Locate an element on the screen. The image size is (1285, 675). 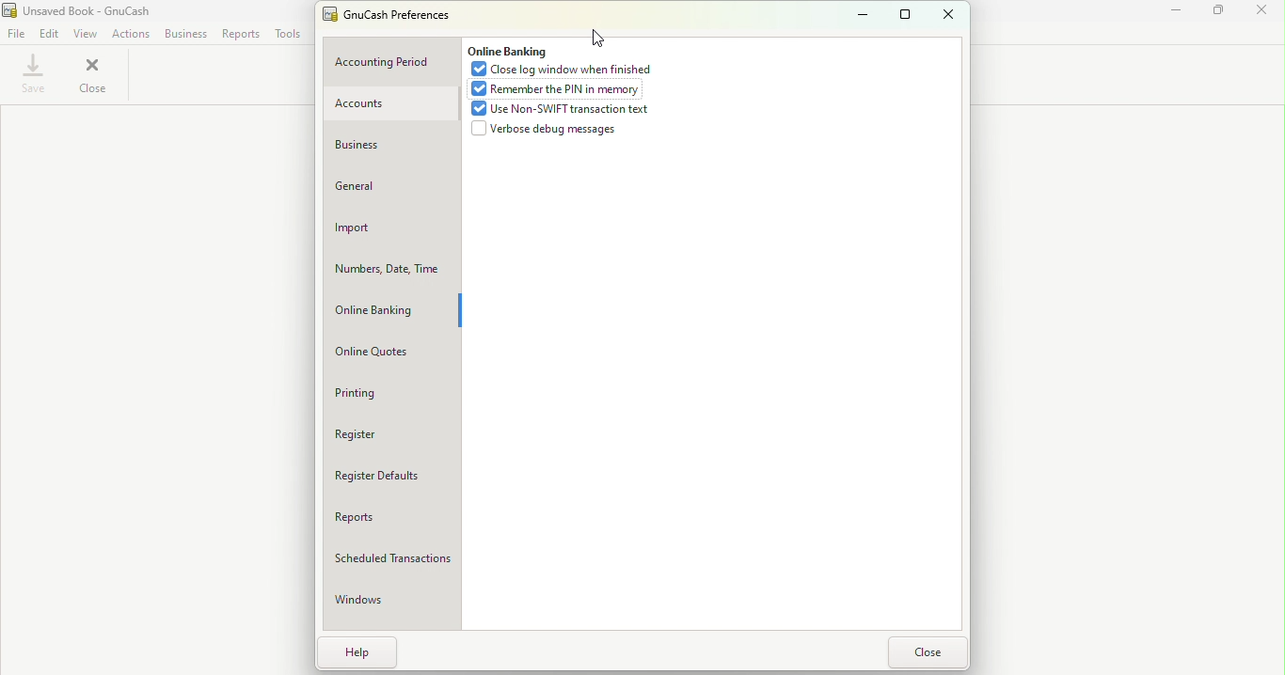
Reports is located at coordinates (241, 37).